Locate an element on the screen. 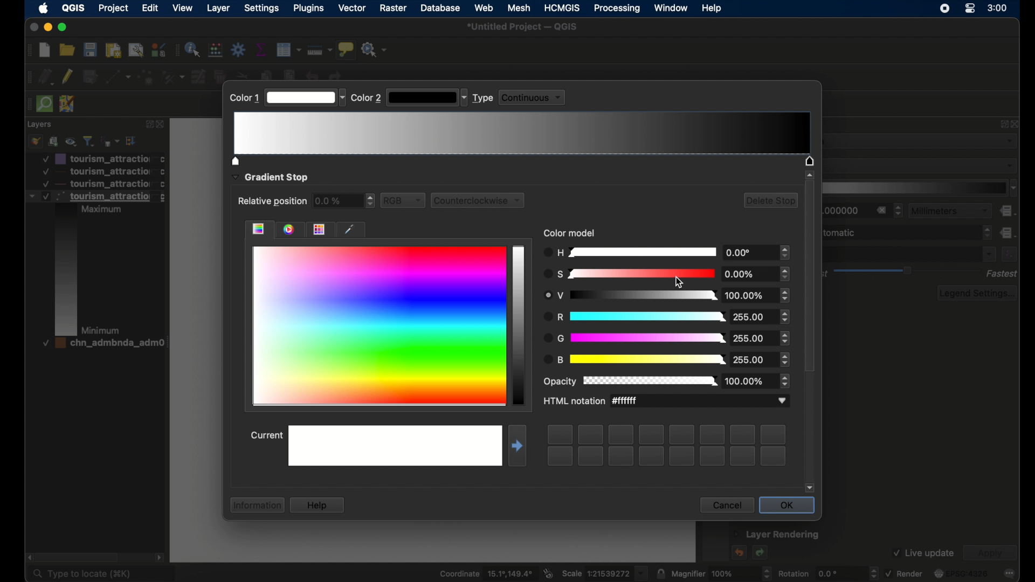 The width and height of the screenshot is (1035, 582). control center is located at coordinates (970, 8).